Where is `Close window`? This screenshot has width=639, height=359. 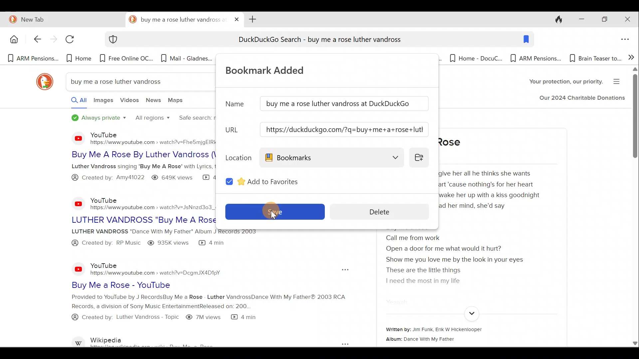 Close window is located at coordinates (629, 19).